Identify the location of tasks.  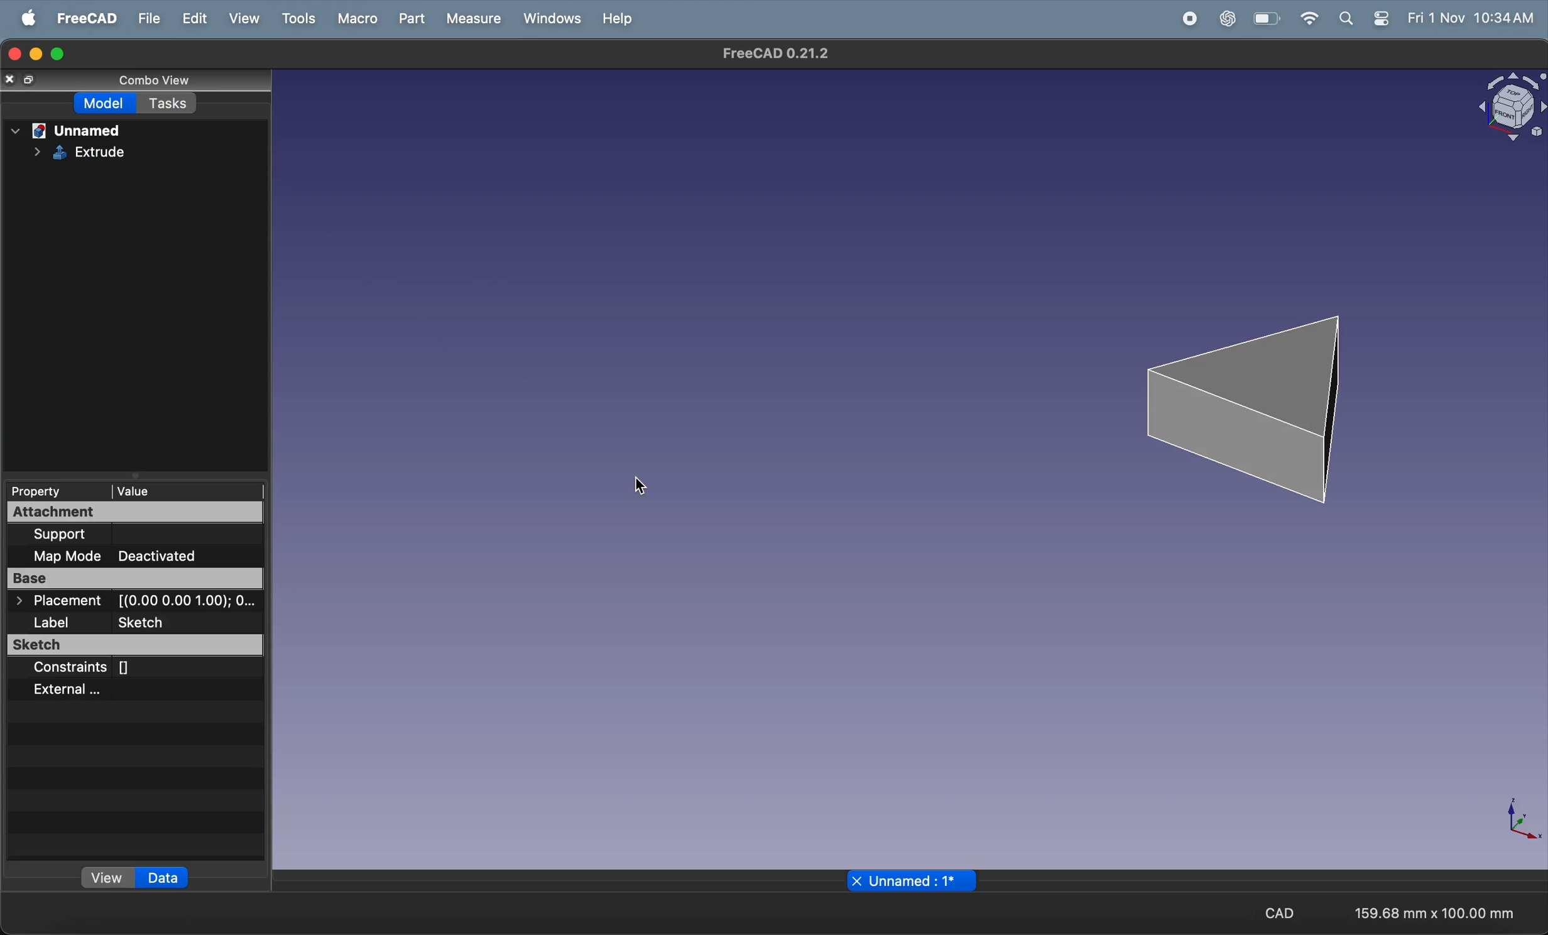
(171, 103).